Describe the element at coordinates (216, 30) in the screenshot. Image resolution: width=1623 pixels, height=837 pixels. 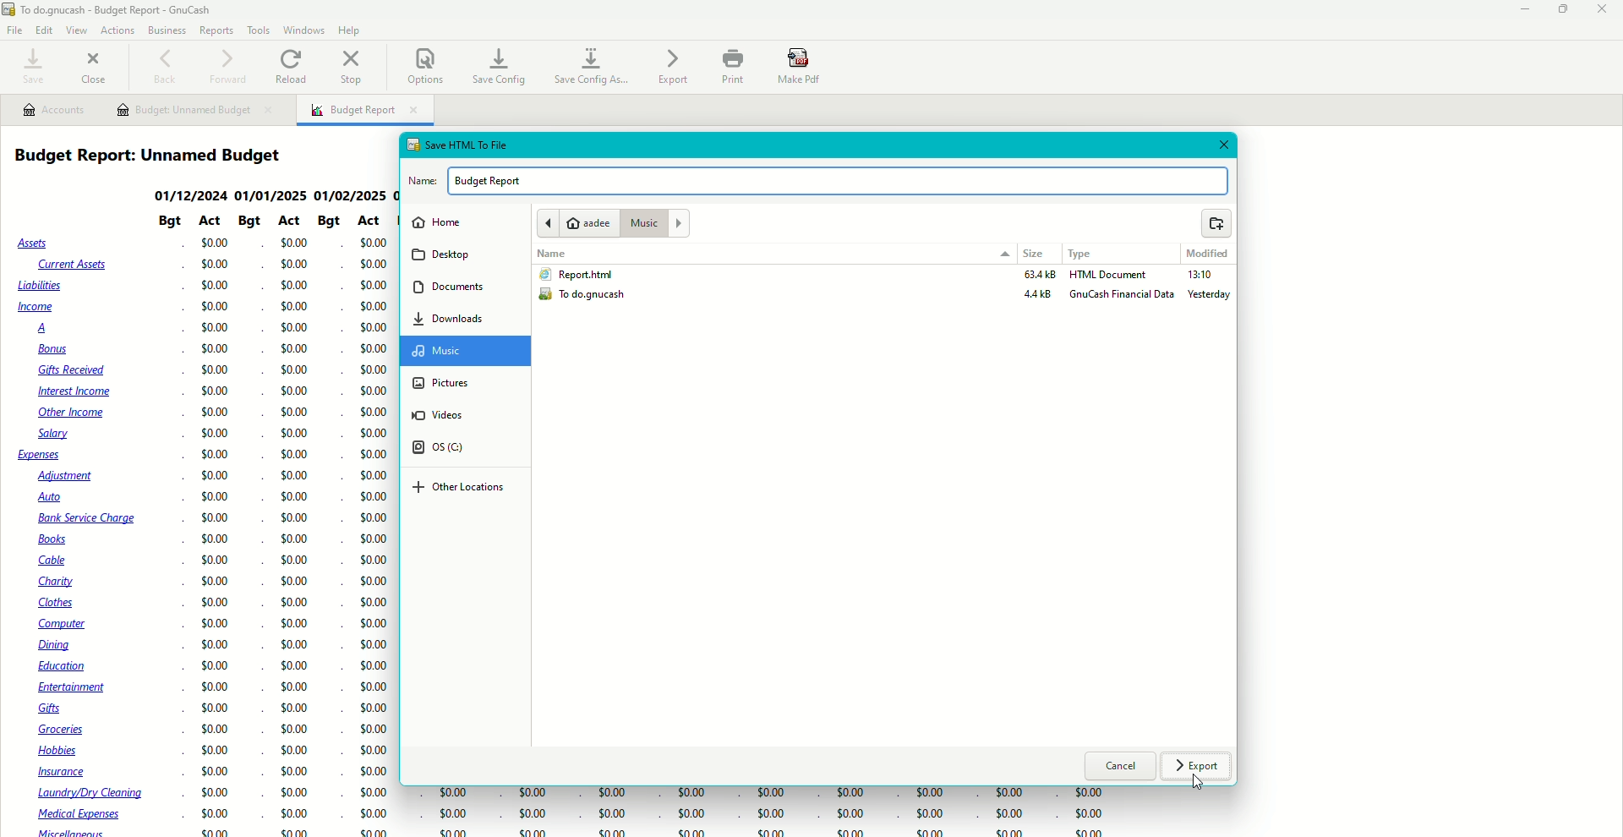
I see `Reports` at that location.